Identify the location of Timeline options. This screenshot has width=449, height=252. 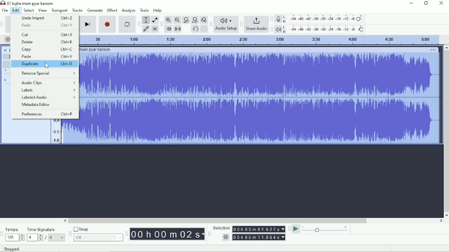
(7, 39).